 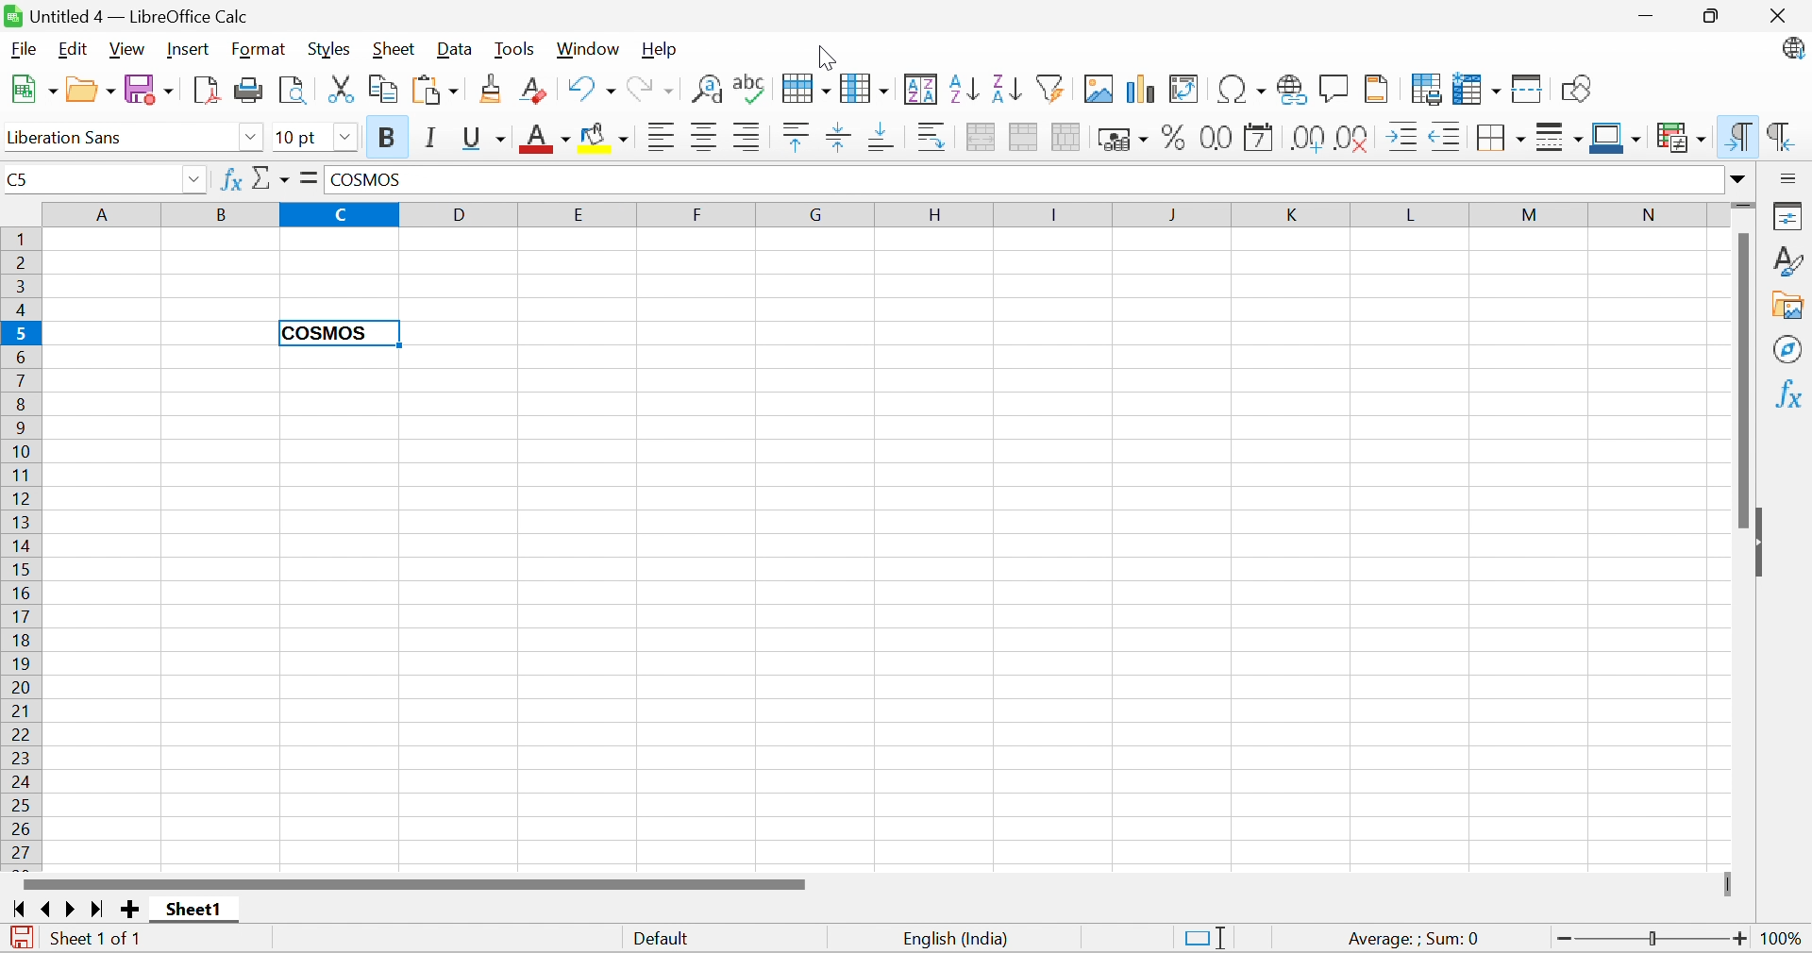 I want to click on Row Number, so click(x=20, y=547).